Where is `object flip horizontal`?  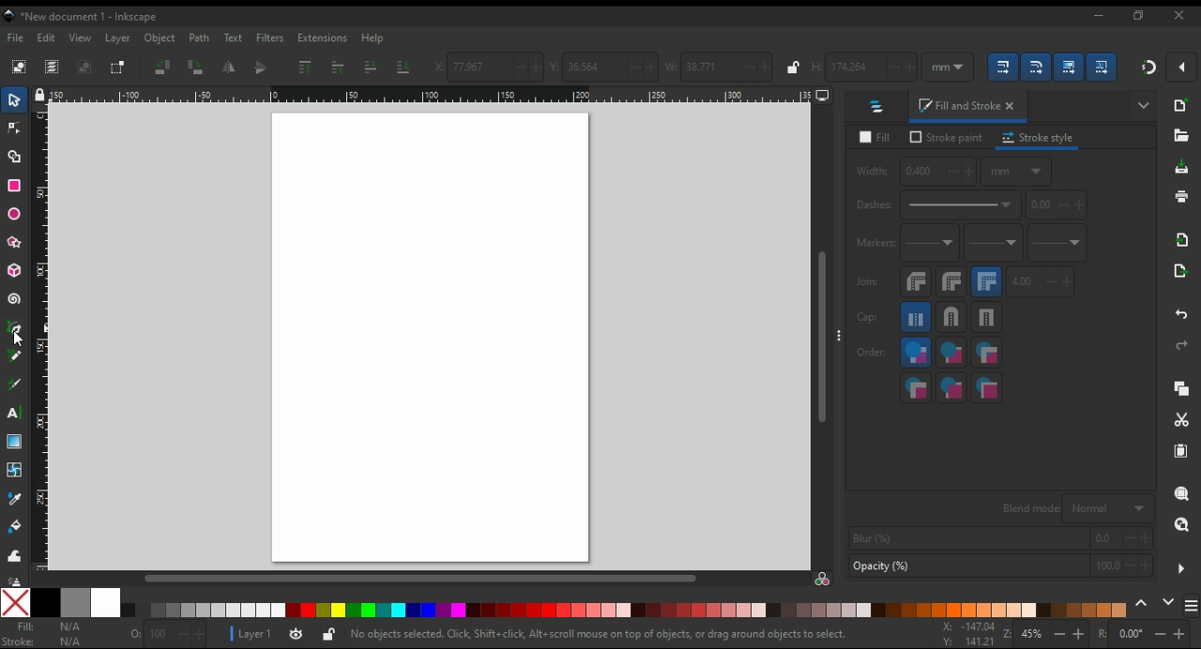
object flip horizontal is located at coordinates (230, 66).